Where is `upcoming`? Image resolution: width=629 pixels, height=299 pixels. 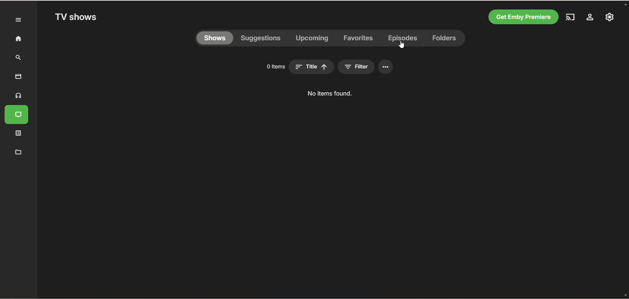
upcoming is located at coordinates (313, 39).